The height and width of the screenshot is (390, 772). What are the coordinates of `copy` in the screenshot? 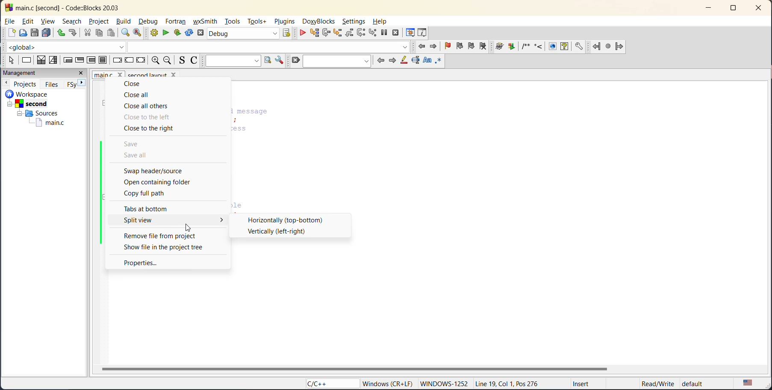 It's located at (98, 33).